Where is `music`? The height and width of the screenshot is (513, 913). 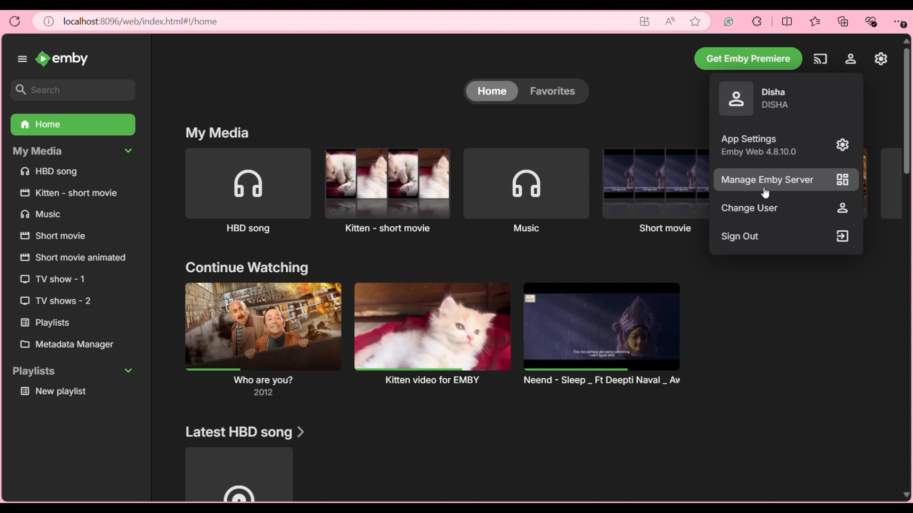
music is located at coordinates (524, 191).